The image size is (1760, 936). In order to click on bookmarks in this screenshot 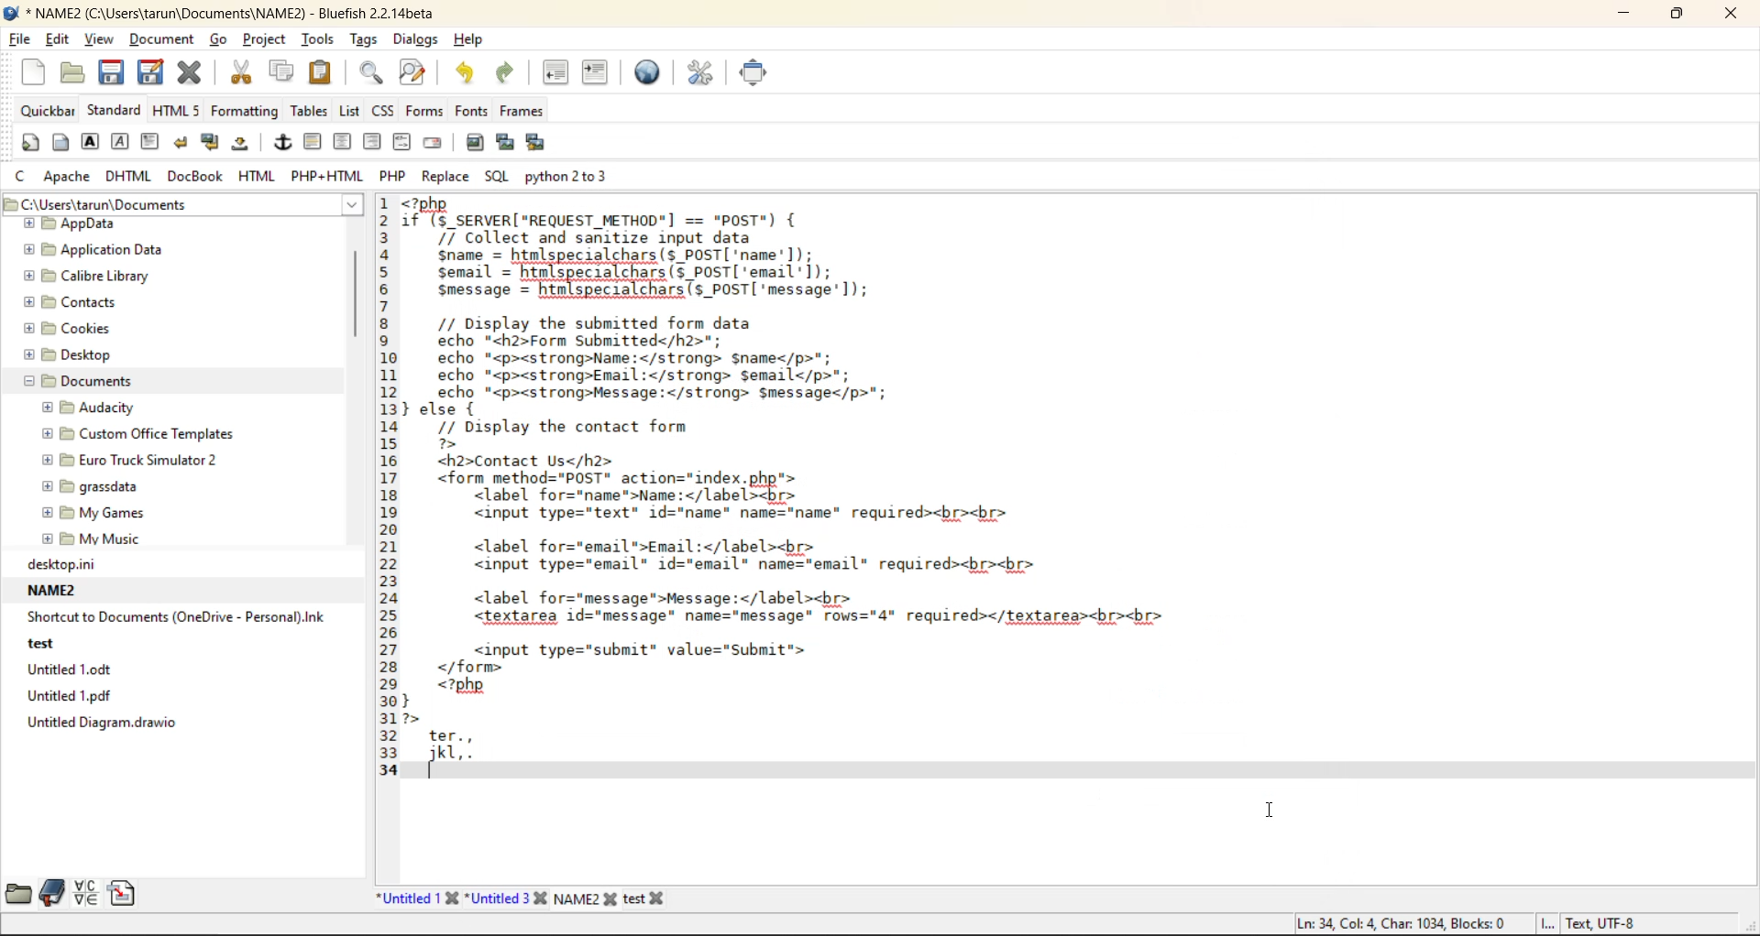, I will do `click(53, 893)`.